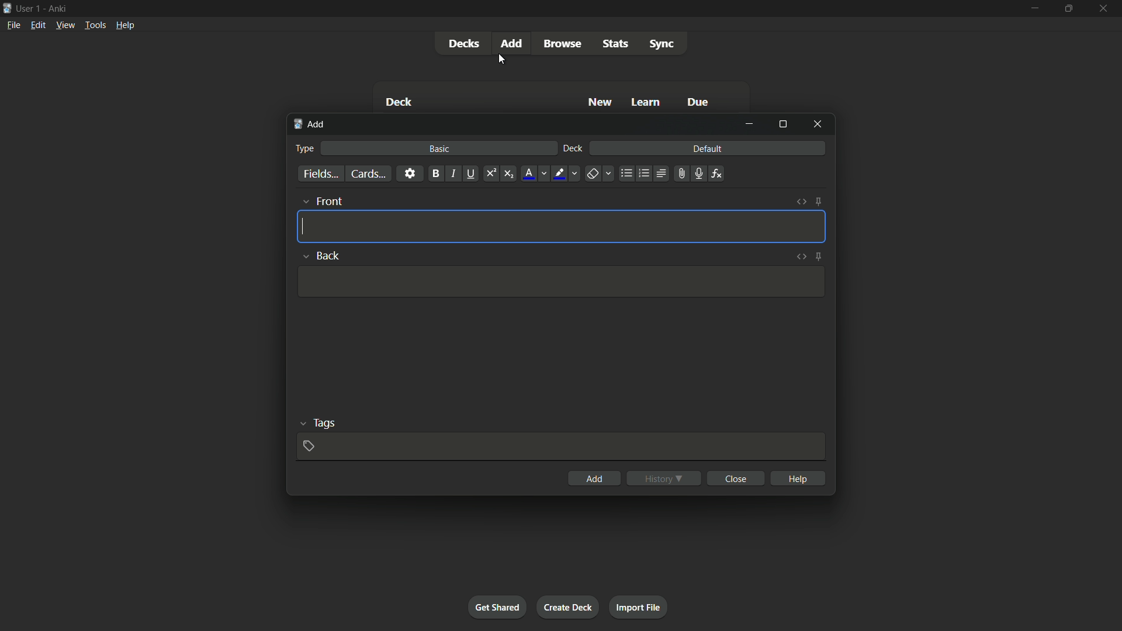 The height and width of the screenshot is (631, 1122). What do you see at coordinates (567, 606) in the screenshot?
I see `create deck` at bounding box center [567, 606].